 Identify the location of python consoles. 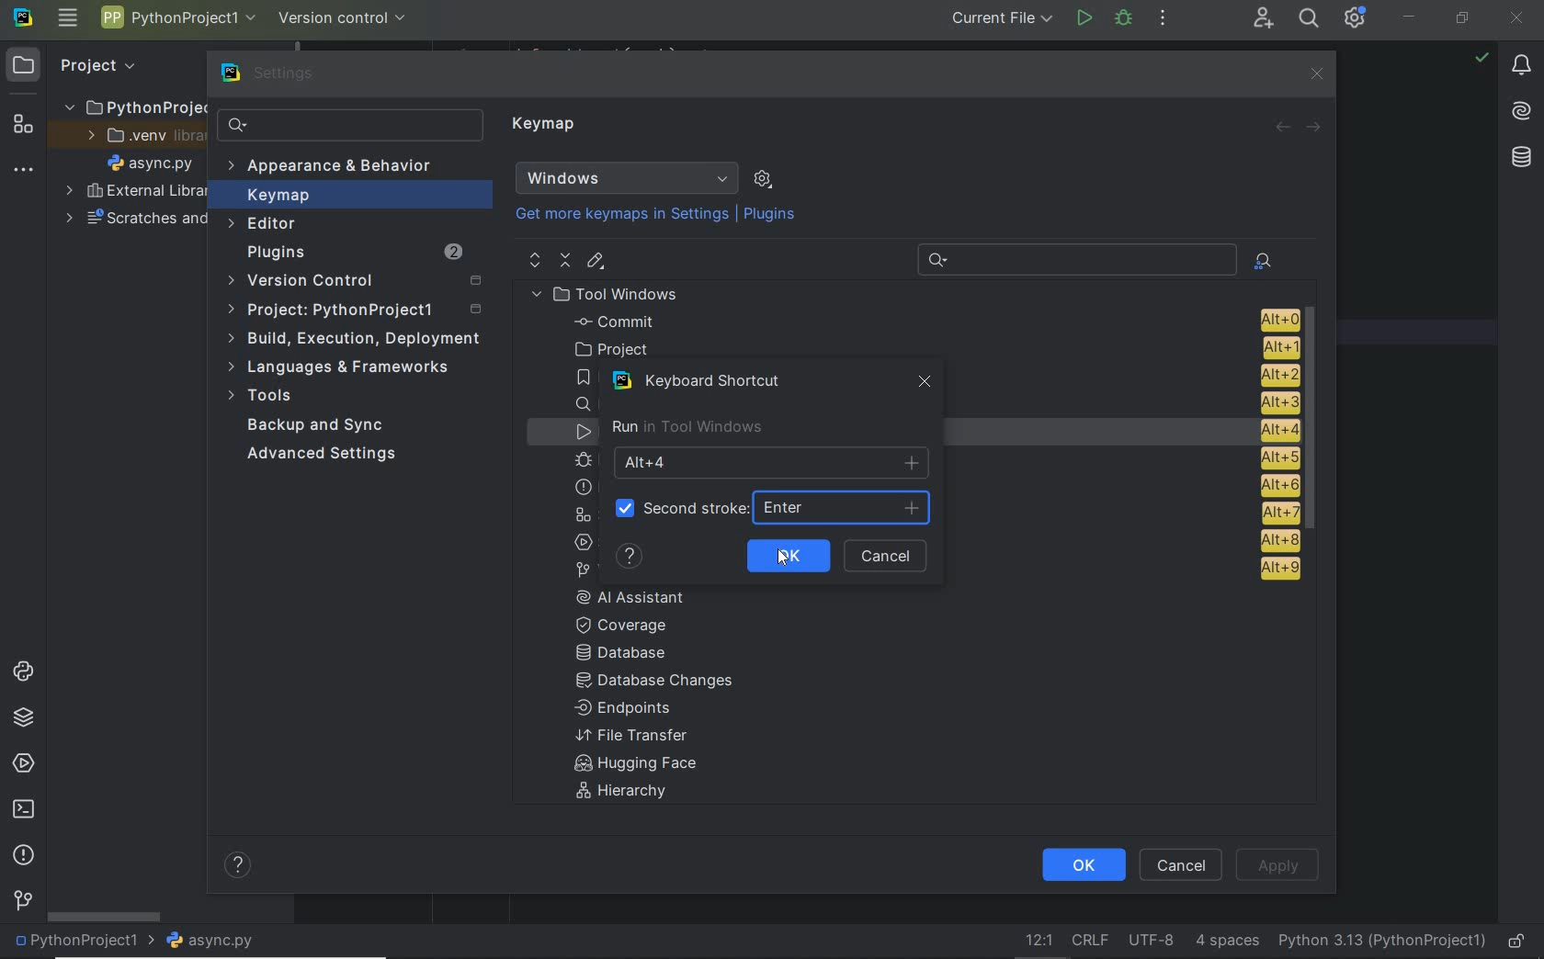
(21, 671).